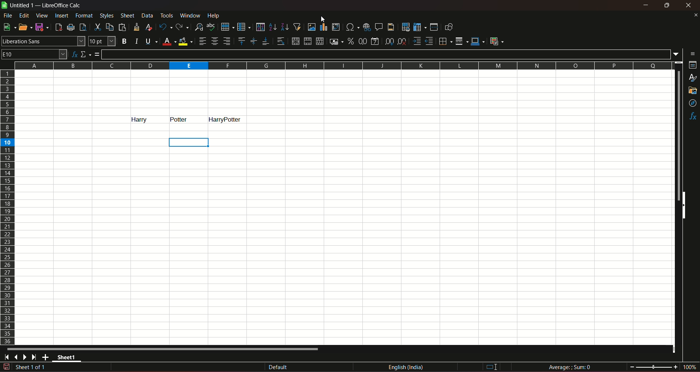 This screenshot has height=372, width=700. Describe the element at coordinates (61, 15) in the screenshot. I see `insert` at that location.